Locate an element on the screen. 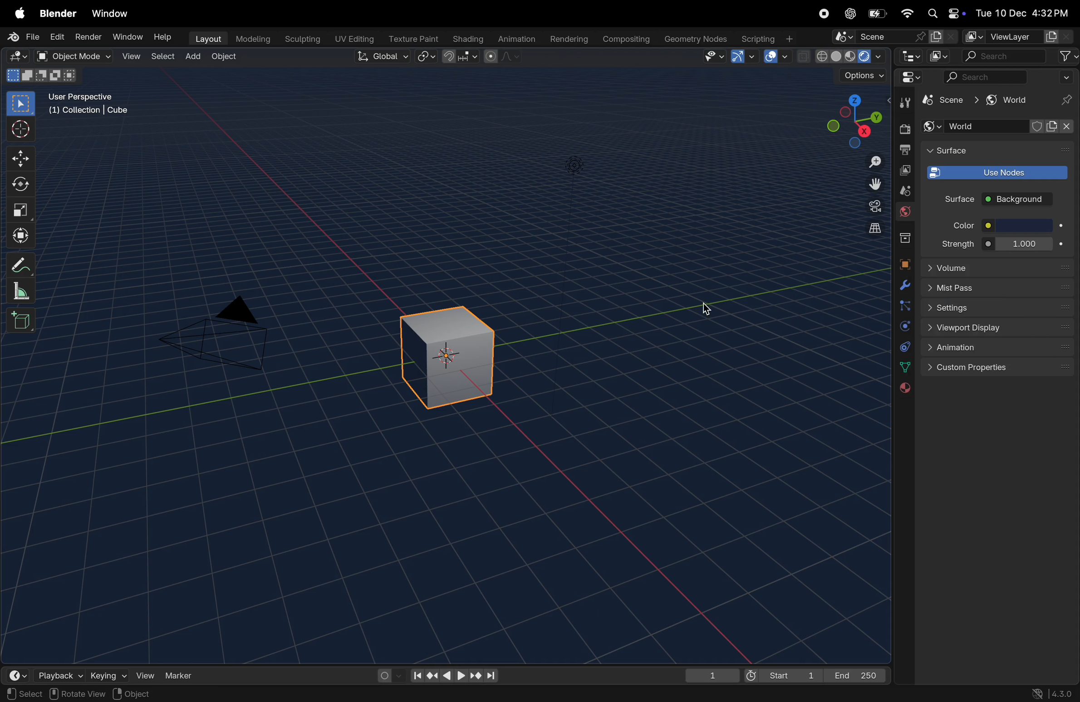 The width and height of the screenshot is (1080, 702). show overlays is located at coordinates (778, 56).